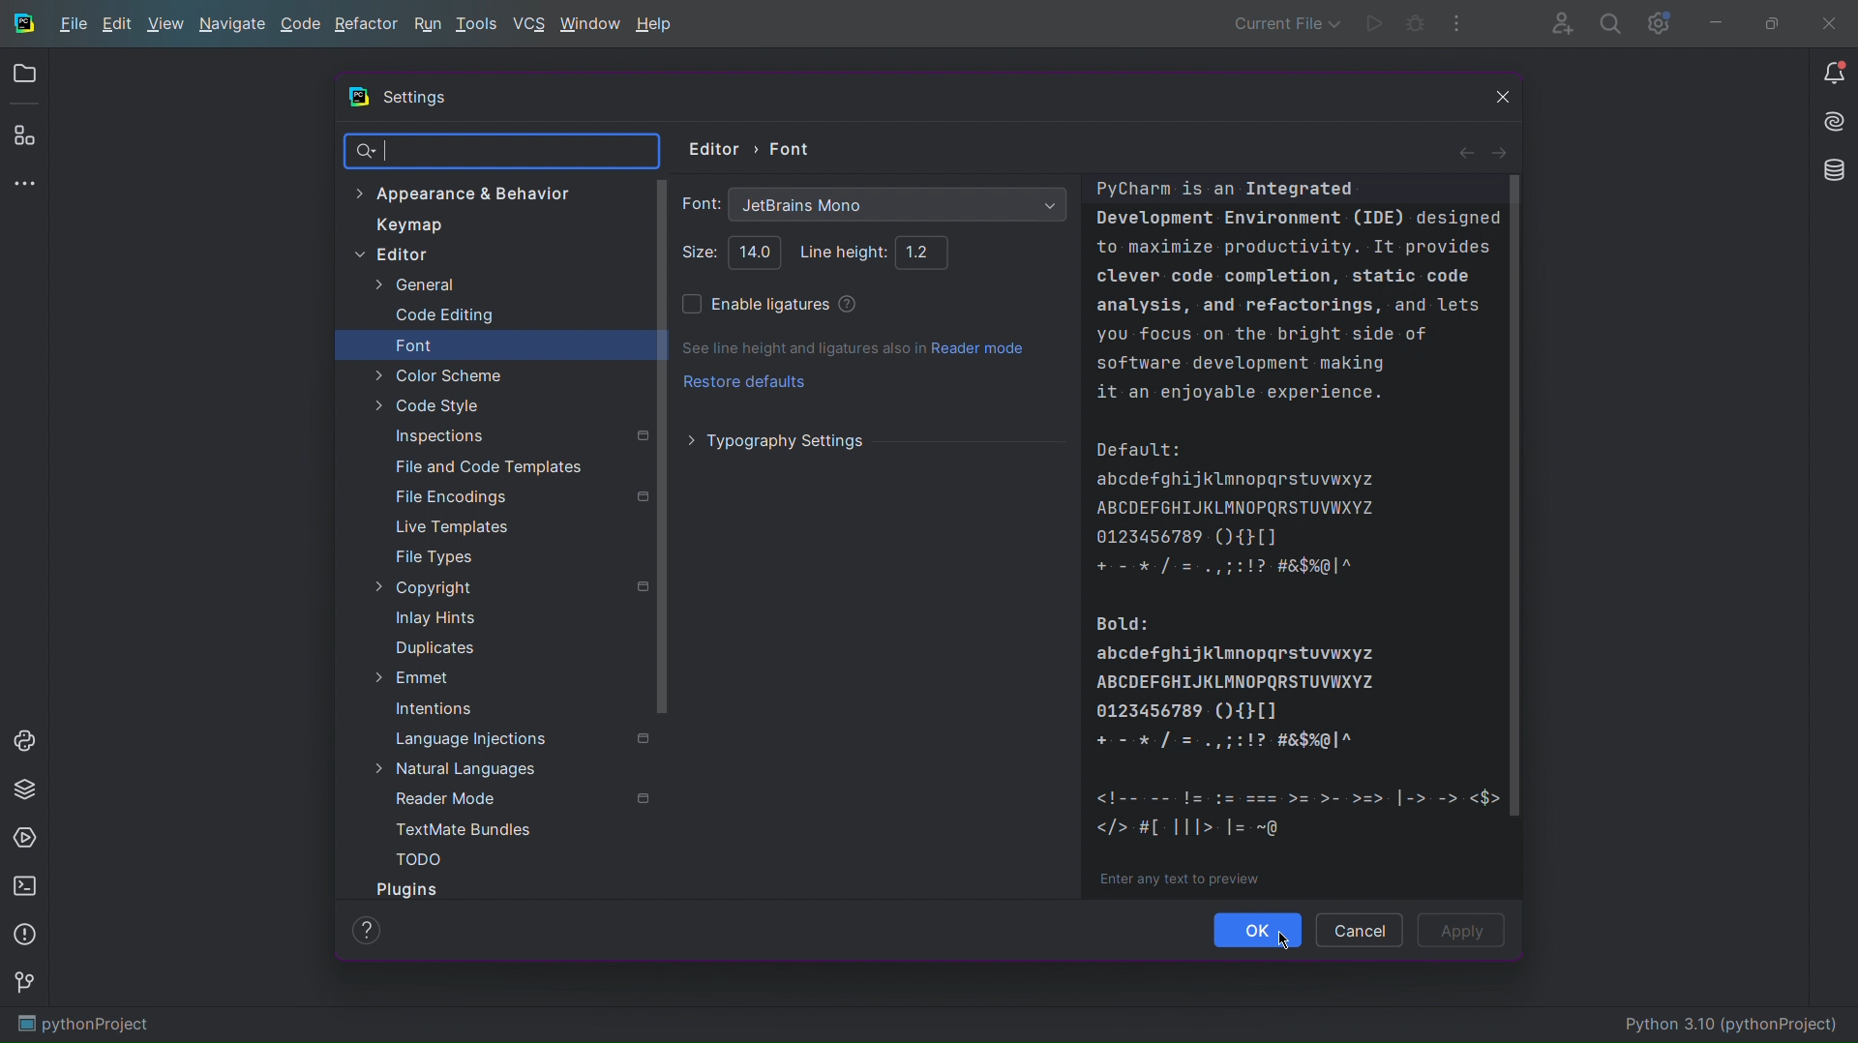  I want to click on Enable ligatures, so click(754, 305).